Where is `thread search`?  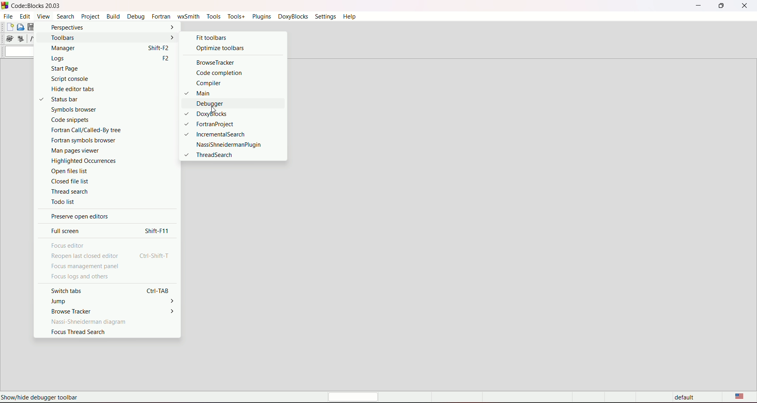
thread search is located at coordinates (209, 155).